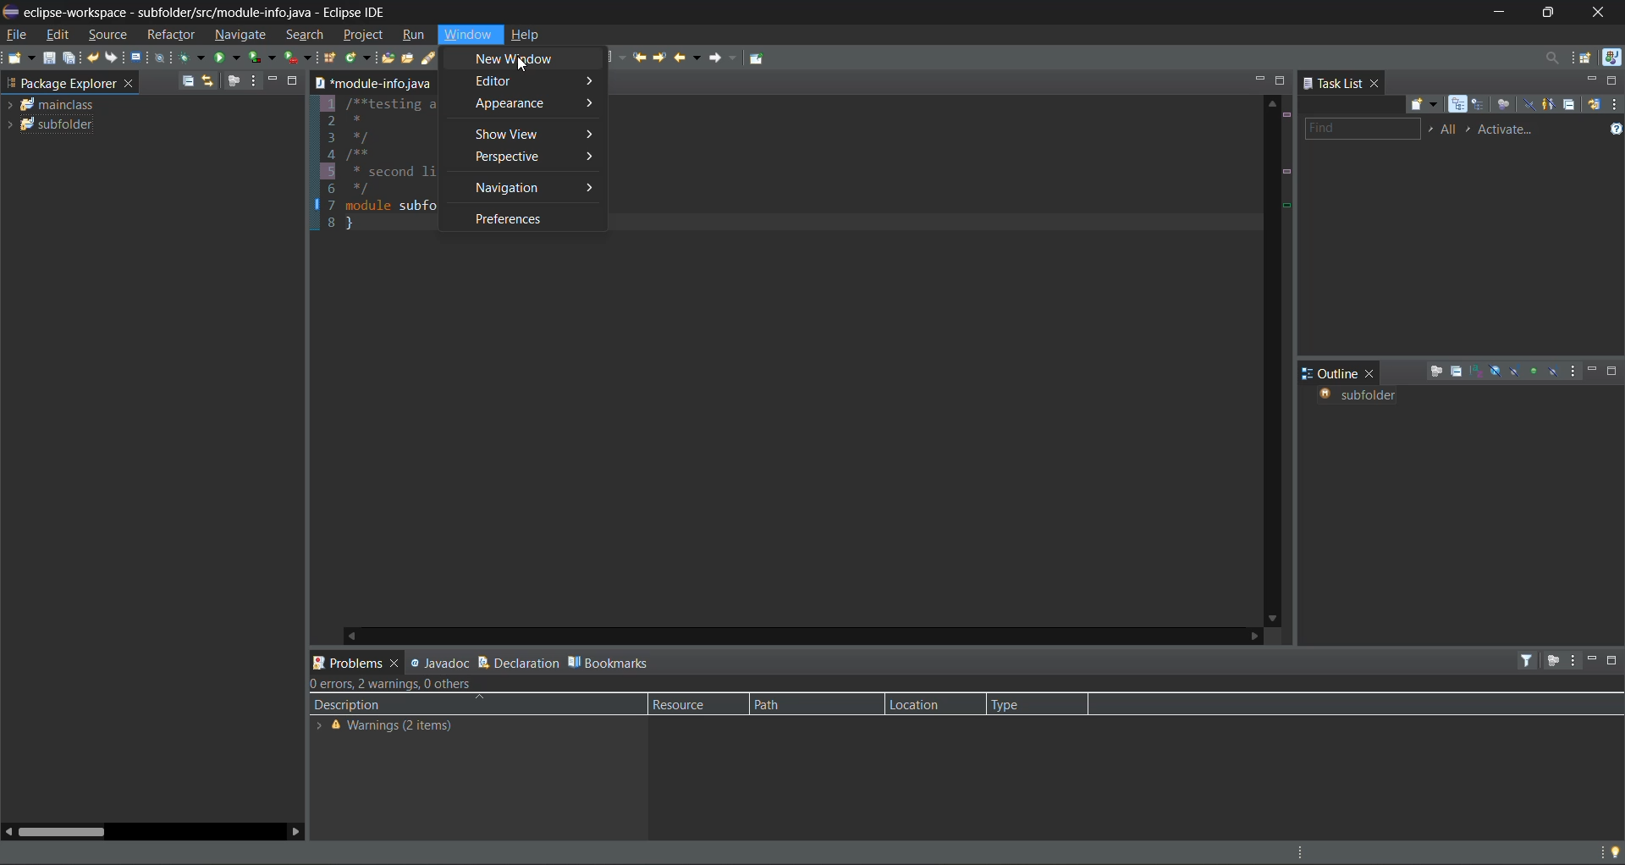 The width and height of the screenshot is (1625, 865). Describe the element at coordinates (1371, 372) in the screenshot. I see `close` at that location.